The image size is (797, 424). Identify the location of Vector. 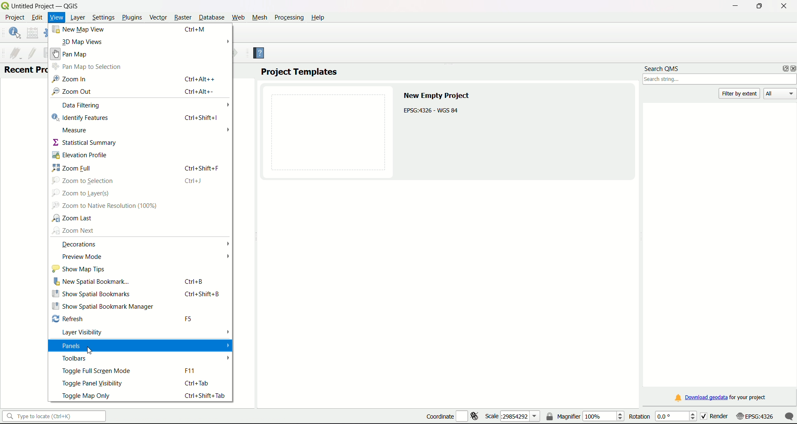
(159, 16).